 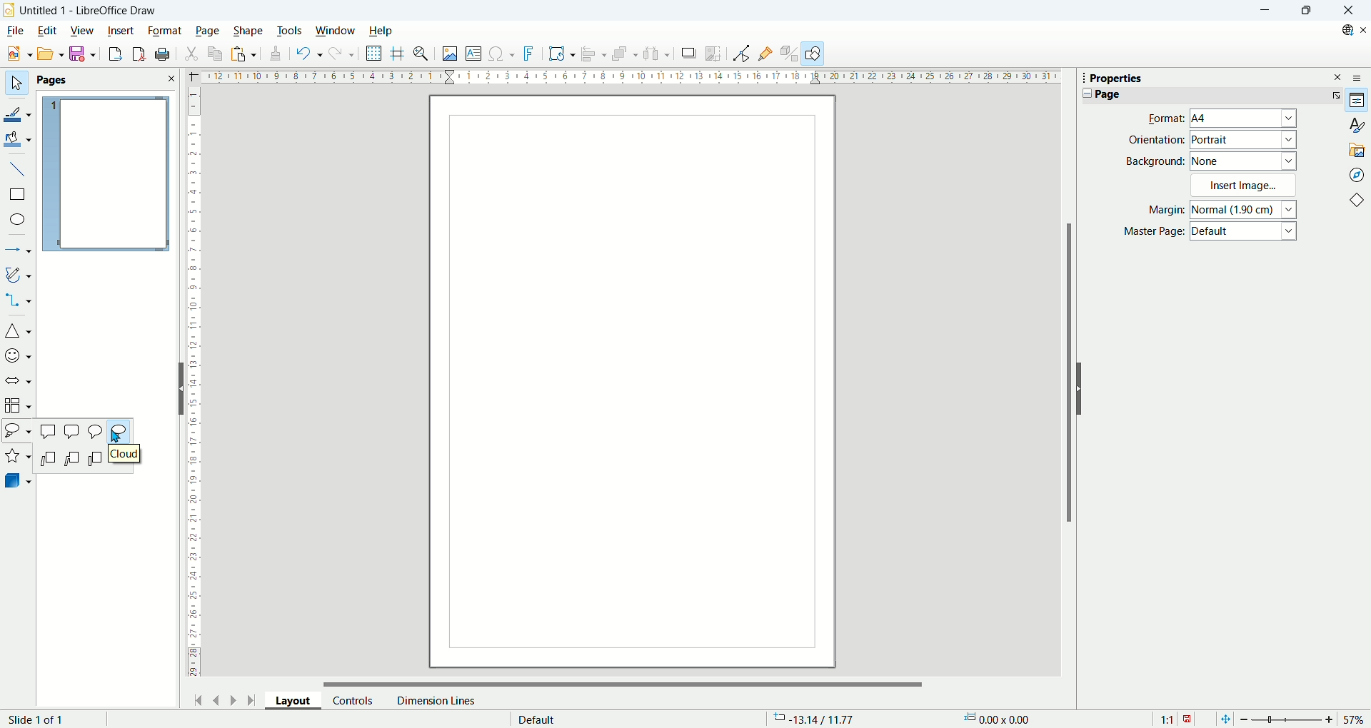 What do you see at coordinates (343, 56) in the screenshot?
I see `redo` at bounding box center [343, 56].